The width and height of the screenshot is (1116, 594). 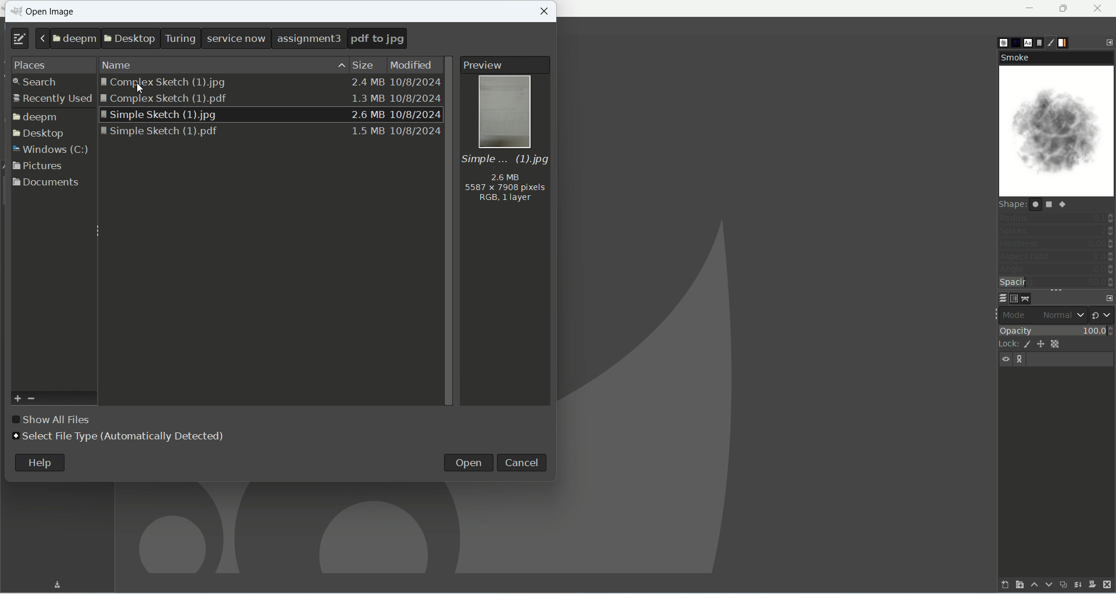 I want to click on create a new layer and add it to image, so click(x=1004, y=586).